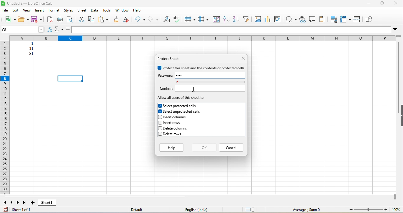 The image size is (403, 213). I want to click on pivot table, so click(278, 19).